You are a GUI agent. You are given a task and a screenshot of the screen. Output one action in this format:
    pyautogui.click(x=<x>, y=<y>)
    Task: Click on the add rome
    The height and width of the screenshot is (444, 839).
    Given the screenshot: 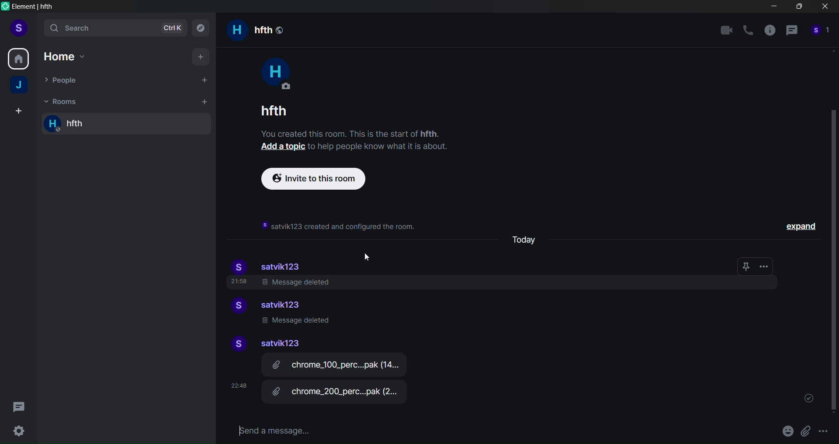 What is the action you would take?
    pyautogui.click(x=203, y=101)
    